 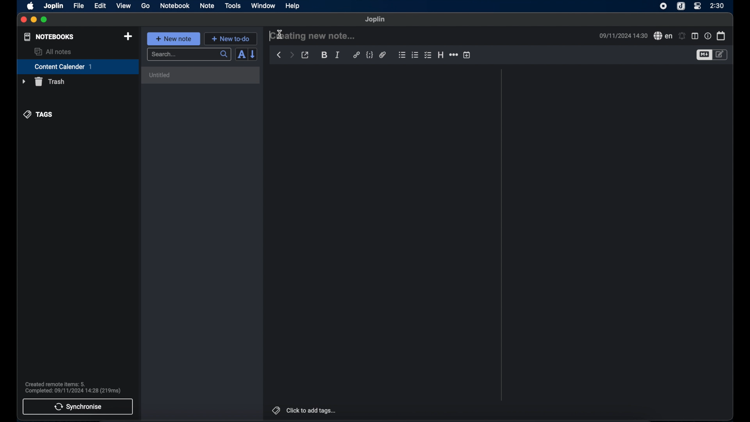 I want to click on go, so click(x=146, y=6).